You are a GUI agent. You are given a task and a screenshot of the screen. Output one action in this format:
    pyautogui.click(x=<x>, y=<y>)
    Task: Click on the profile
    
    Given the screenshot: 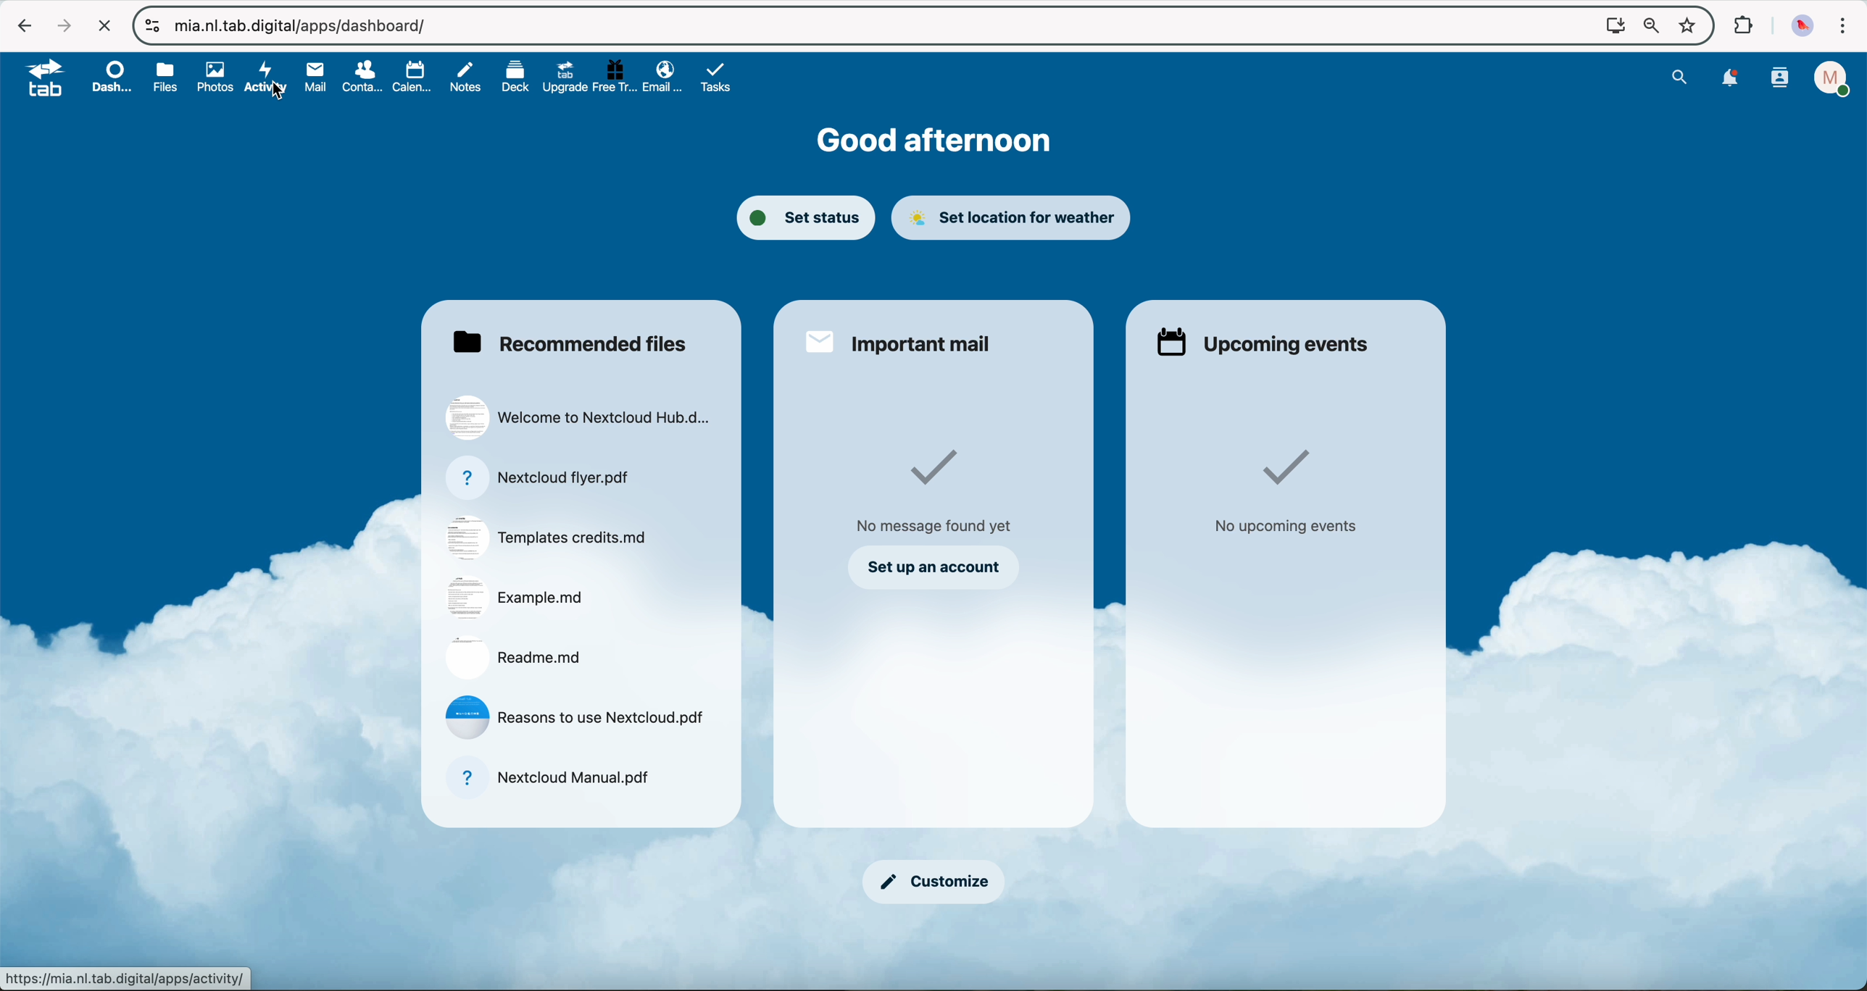 What is the action you would take?
    pyautogui.click(x=1834, y=78)
    